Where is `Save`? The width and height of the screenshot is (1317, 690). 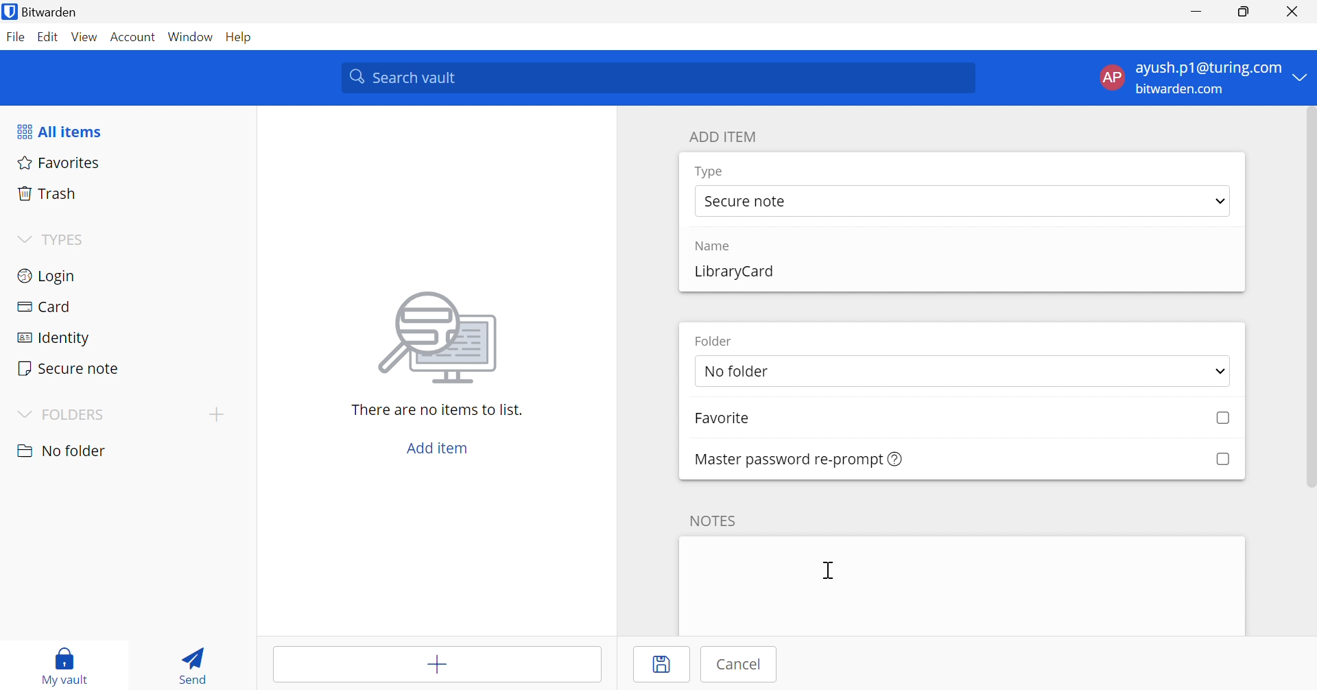 Save is located at coordinates (661, 665).